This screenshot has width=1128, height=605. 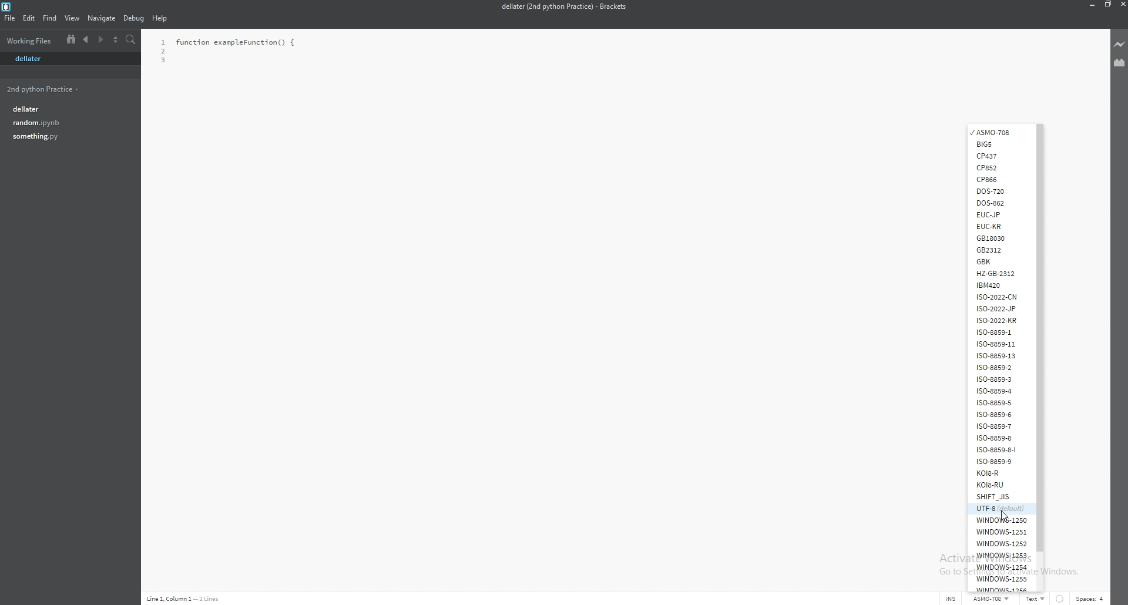 I want to click on live preview, so click(x=1119, y=45).